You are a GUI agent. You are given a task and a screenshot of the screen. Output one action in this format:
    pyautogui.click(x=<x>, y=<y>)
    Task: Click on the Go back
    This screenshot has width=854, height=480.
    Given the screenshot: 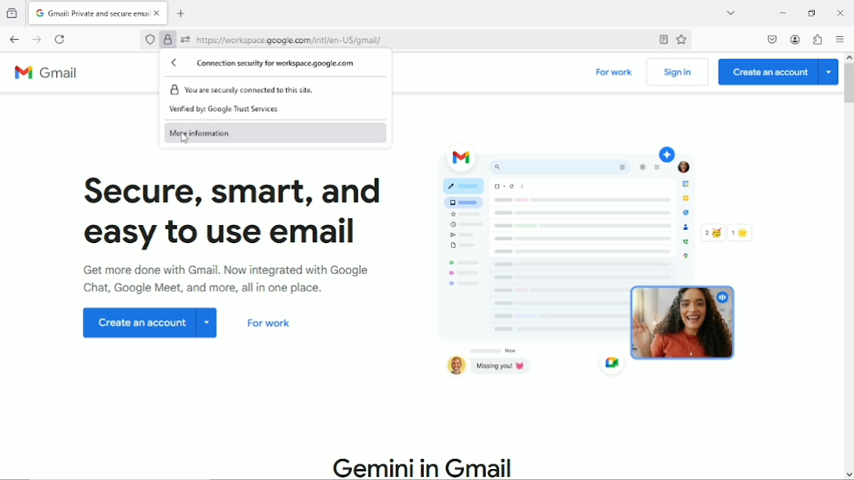 What is the action you would take?
    pyautogui.click(x=15, y=38)
    